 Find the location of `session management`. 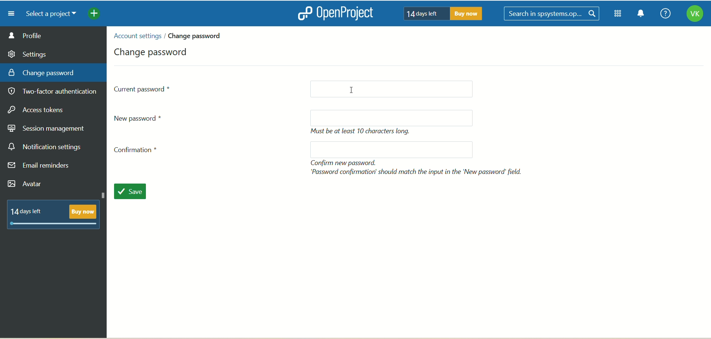

session management is located at coordinates (47, 127).